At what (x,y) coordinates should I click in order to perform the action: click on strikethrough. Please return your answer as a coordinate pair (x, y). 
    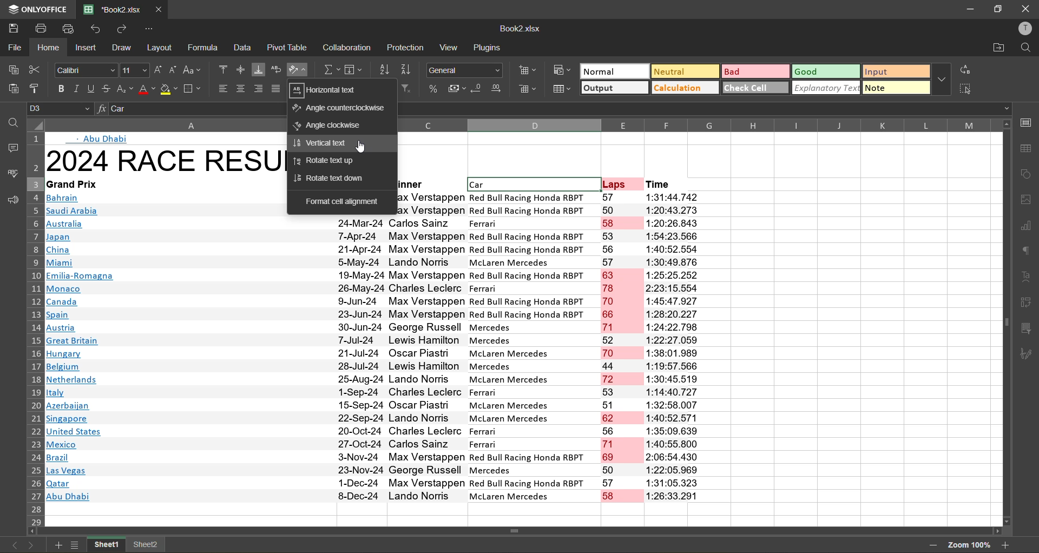
    Looking at the image, I should click on (108, 89).